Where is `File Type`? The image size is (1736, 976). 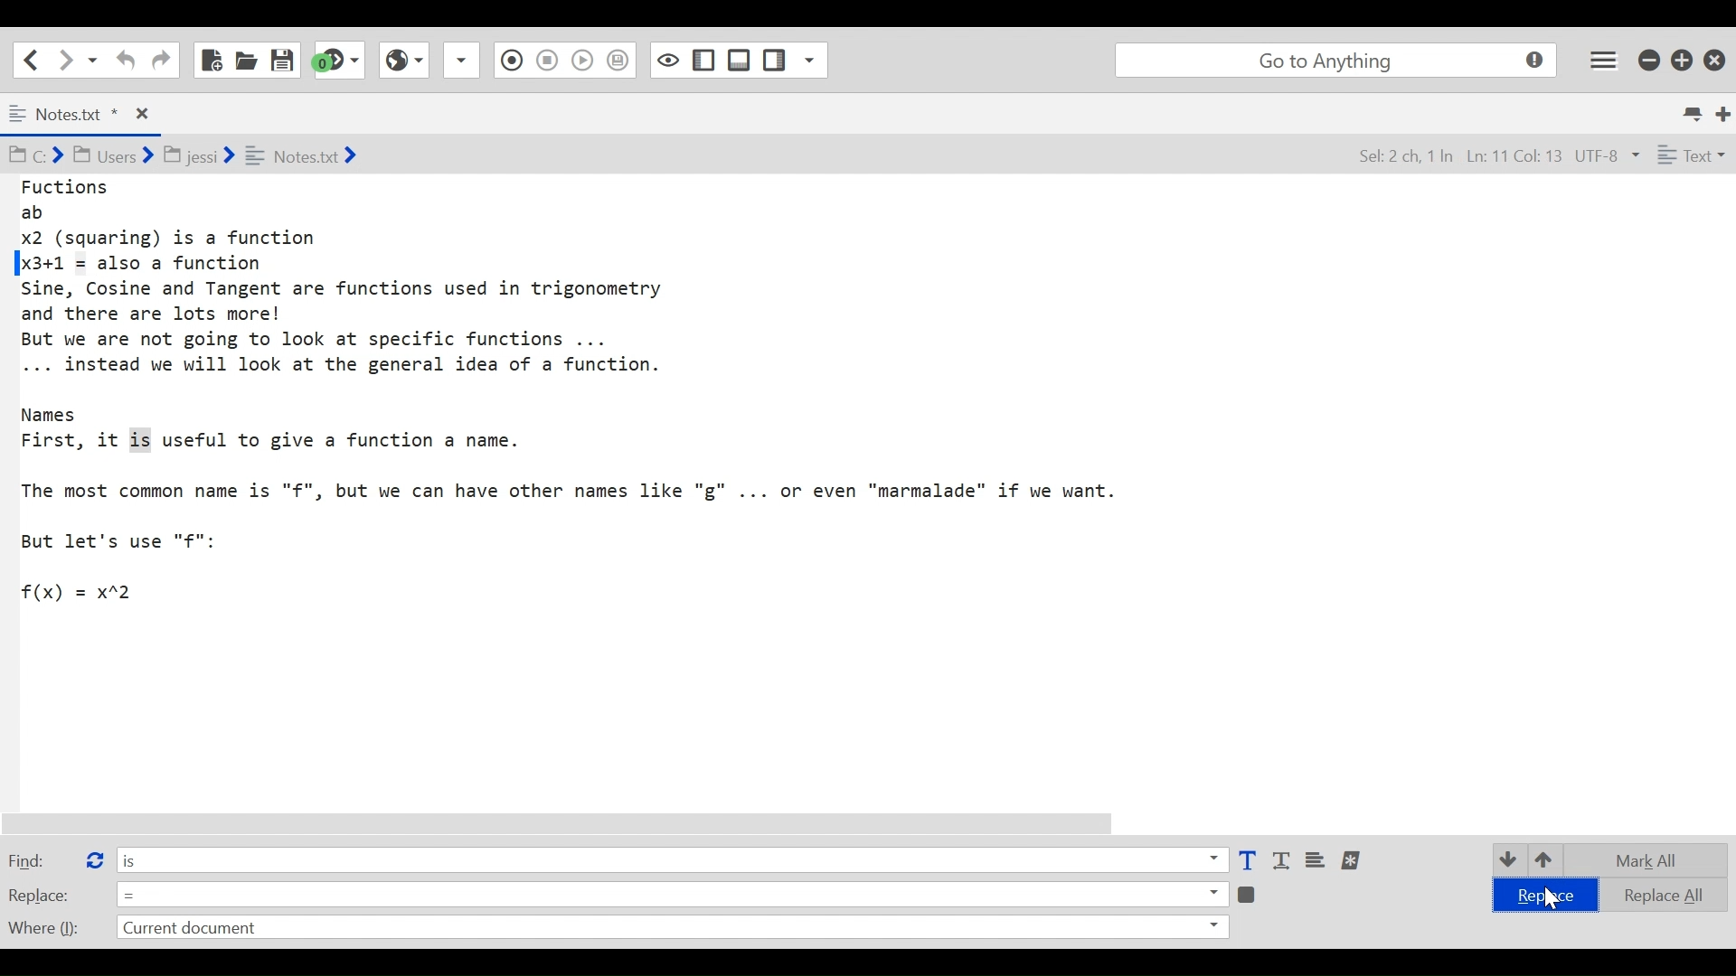
File Type is located at coordinates (1689, 158).